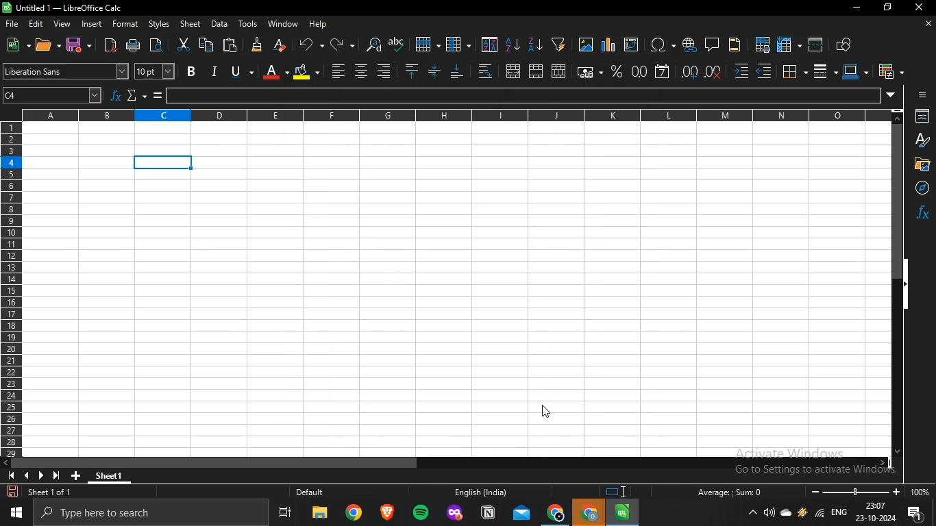 Image resolution: width=936 pixels, height=526 pixels. I want to click on cut, so click(183, 45).